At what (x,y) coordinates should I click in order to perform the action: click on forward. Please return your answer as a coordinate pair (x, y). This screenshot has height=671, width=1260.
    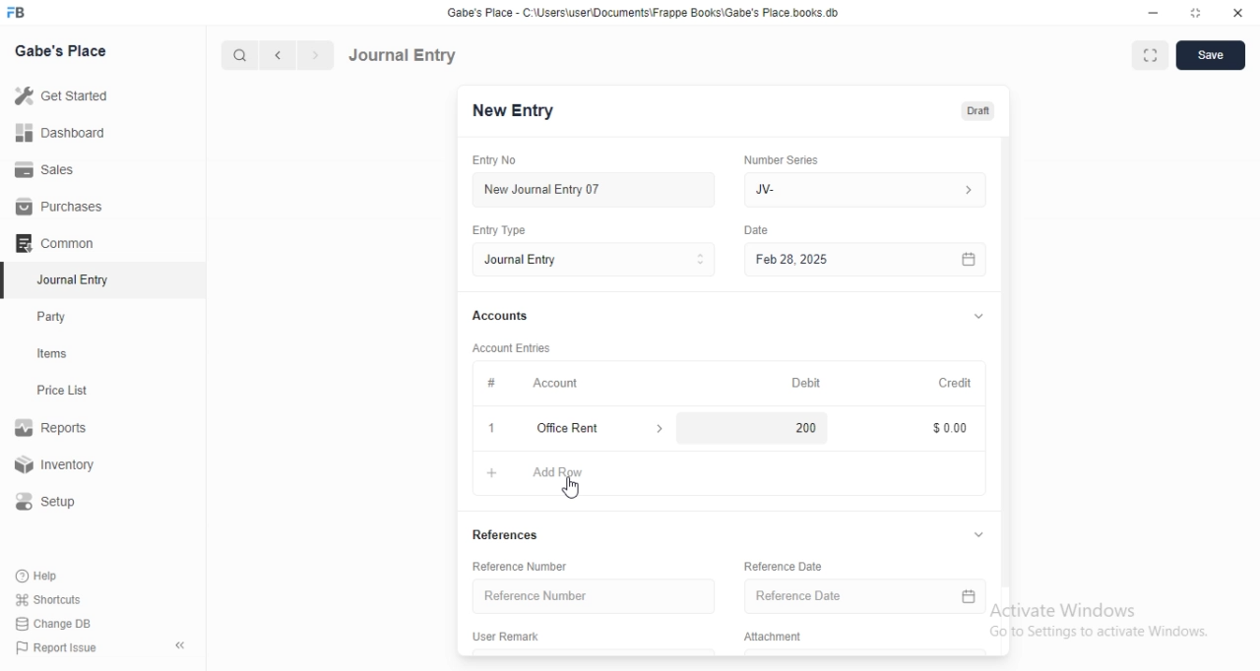
    Looking at the image, I should click on (317, 55).